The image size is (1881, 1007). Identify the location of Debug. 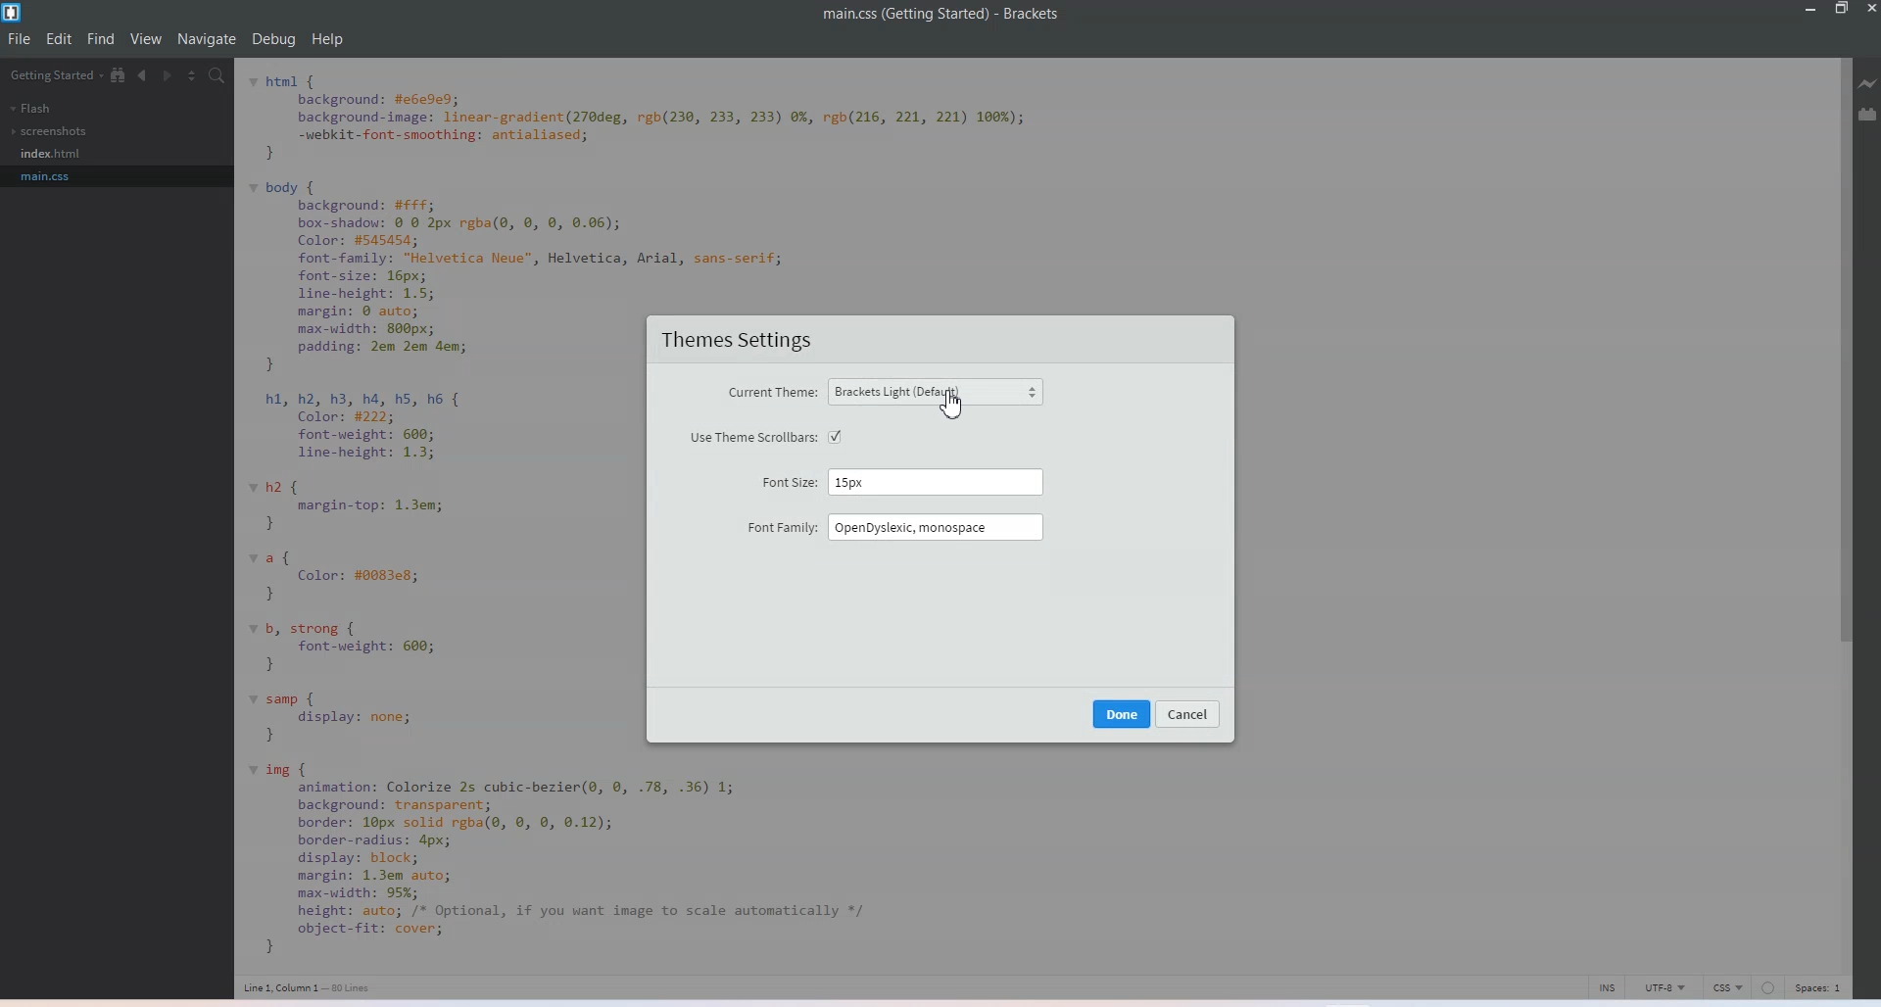
(274, 39).